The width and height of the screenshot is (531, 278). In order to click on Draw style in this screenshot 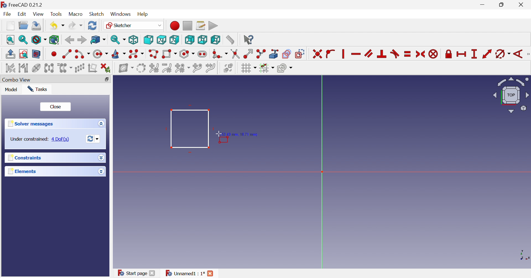, I will do `click(39, 40)`.